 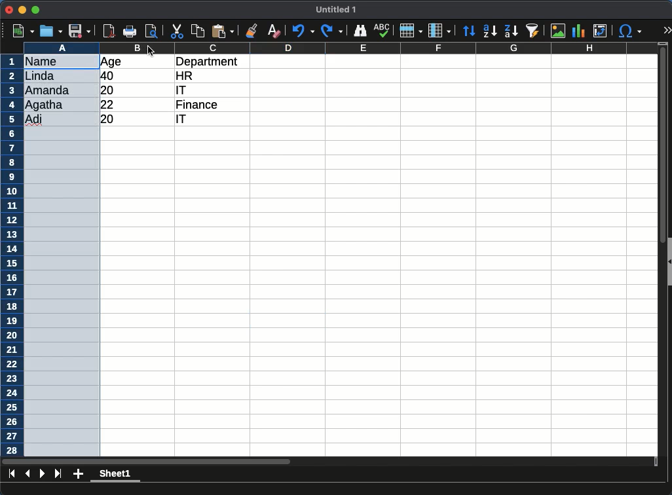 I want to click on expand, so click(x=667, y=31).